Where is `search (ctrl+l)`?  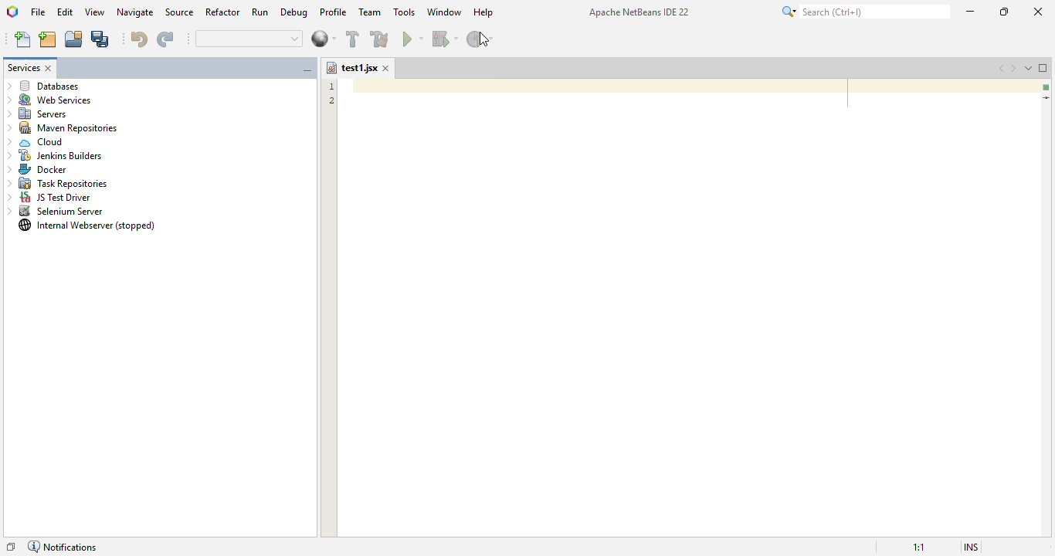
search (ctrl+l) is located at coordinates (863, 12).